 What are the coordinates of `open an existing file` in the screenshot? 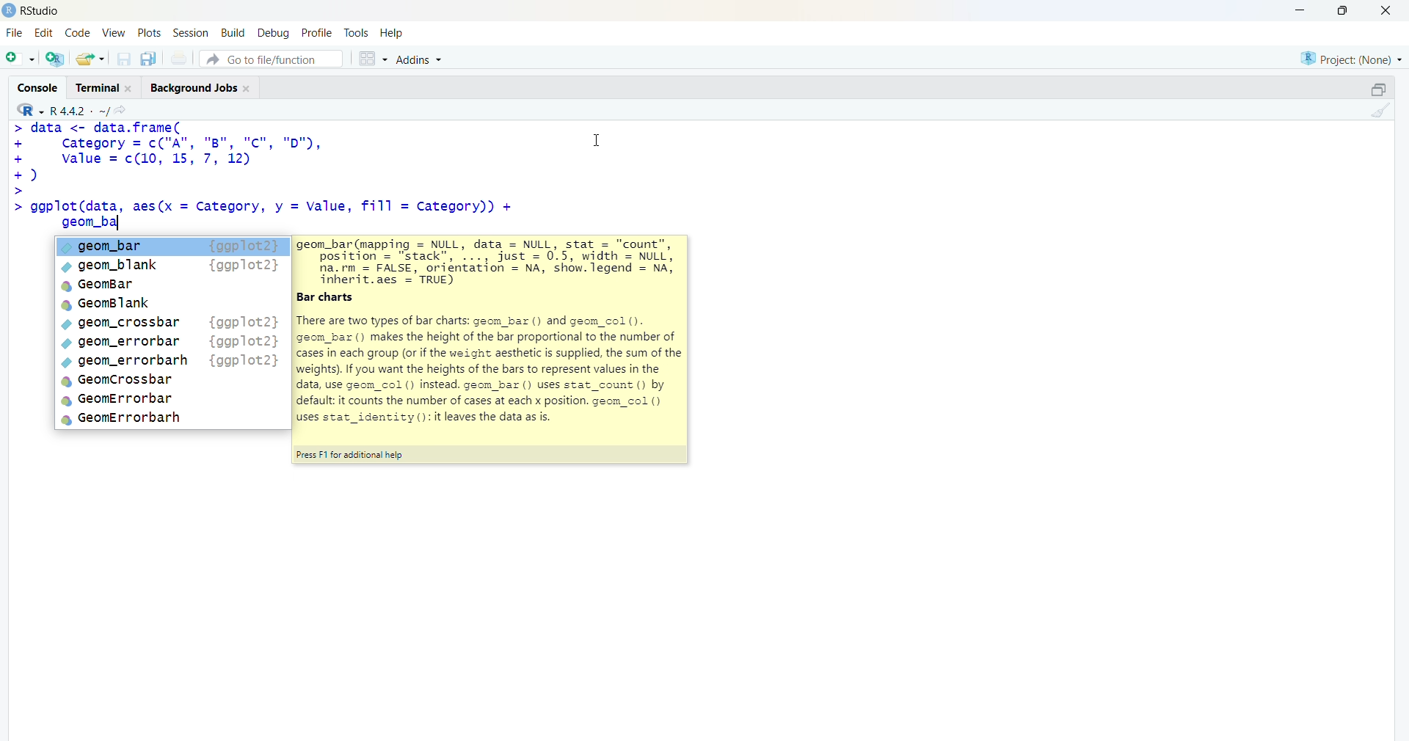 It's located at (90, 58).